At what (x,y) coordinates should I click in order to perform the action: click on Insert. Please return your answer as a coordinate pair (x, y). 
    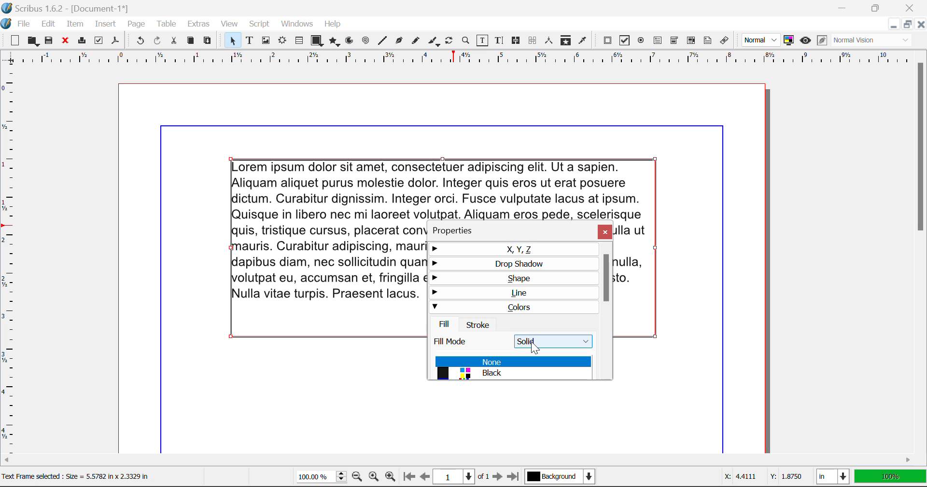
    Looking at the image, I should click on (104, 26).